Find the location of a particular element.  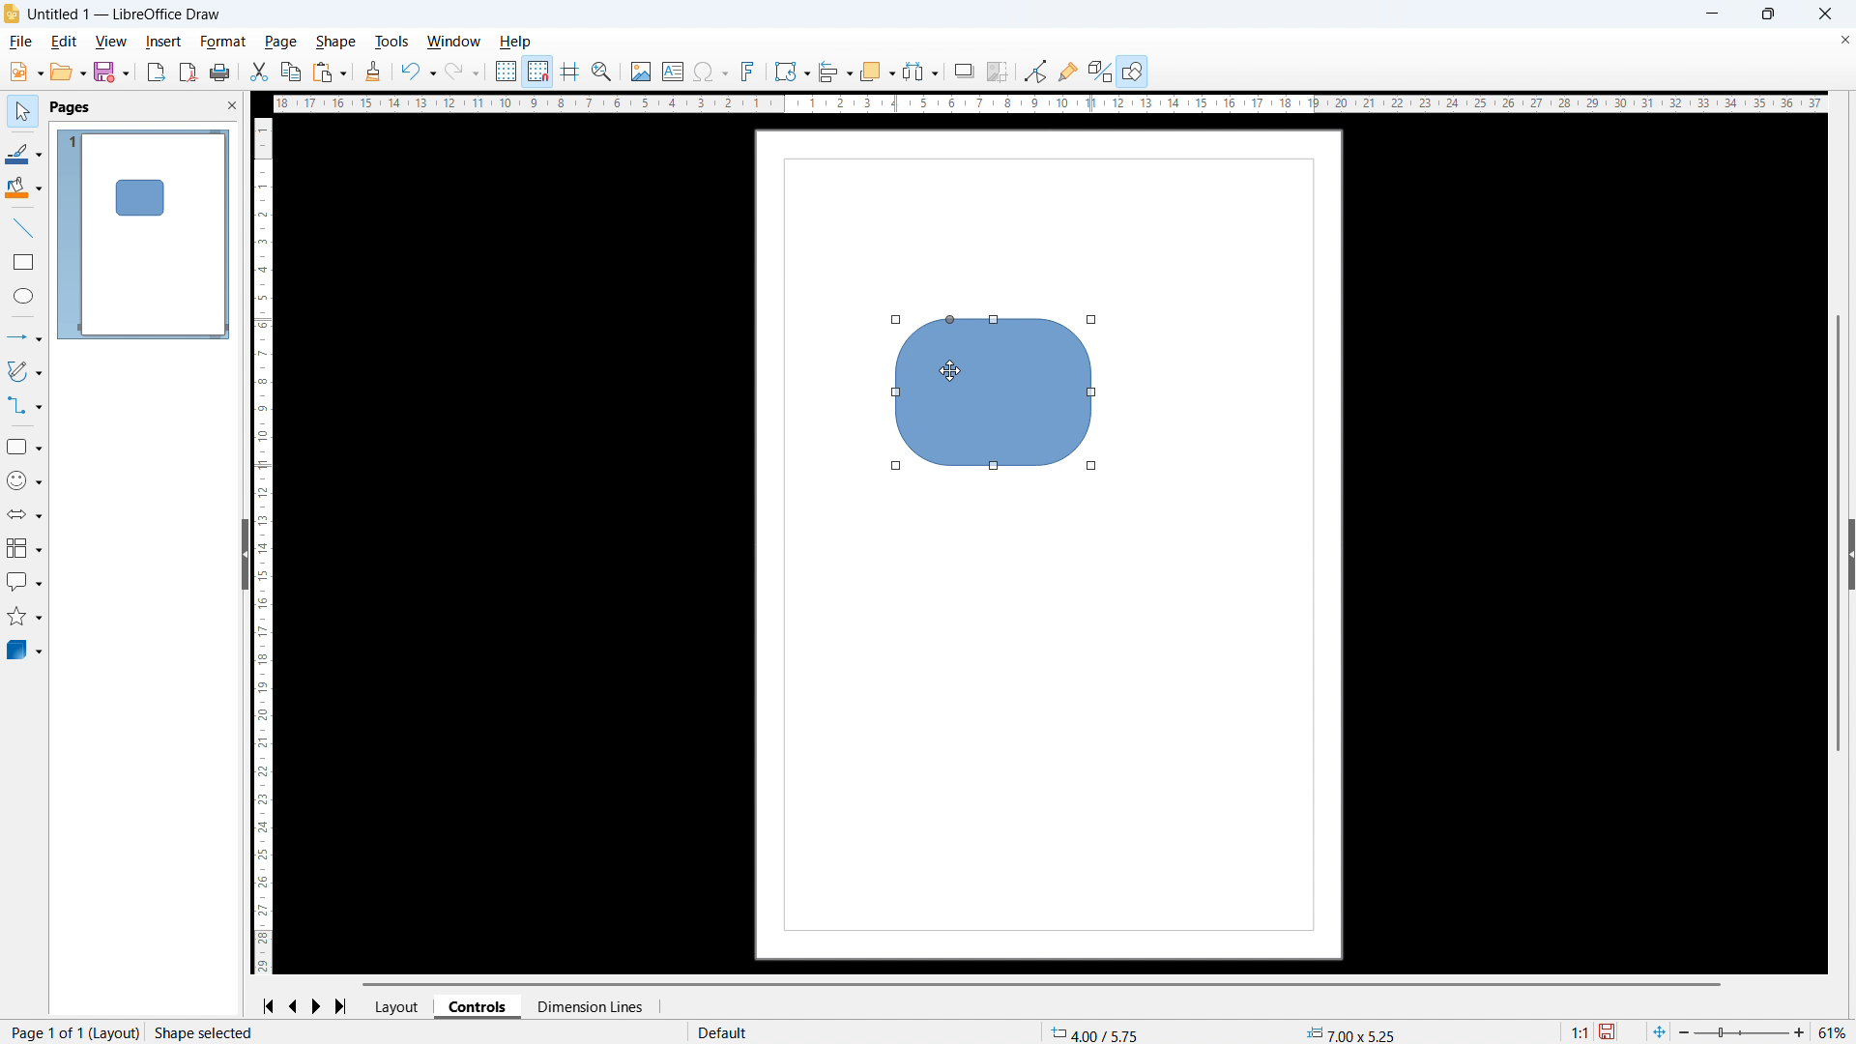

Go to first page  is located at coordinates (268, 1007).